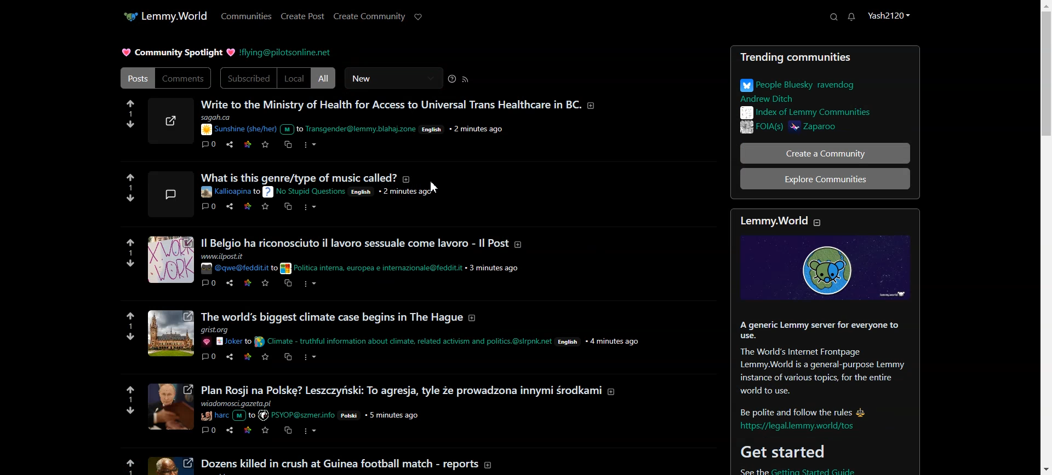 The image size is (1052, 475). What do you see at coordinates (474, 321) in the screenshot?
I see `about` at bounding box center [474, 321].